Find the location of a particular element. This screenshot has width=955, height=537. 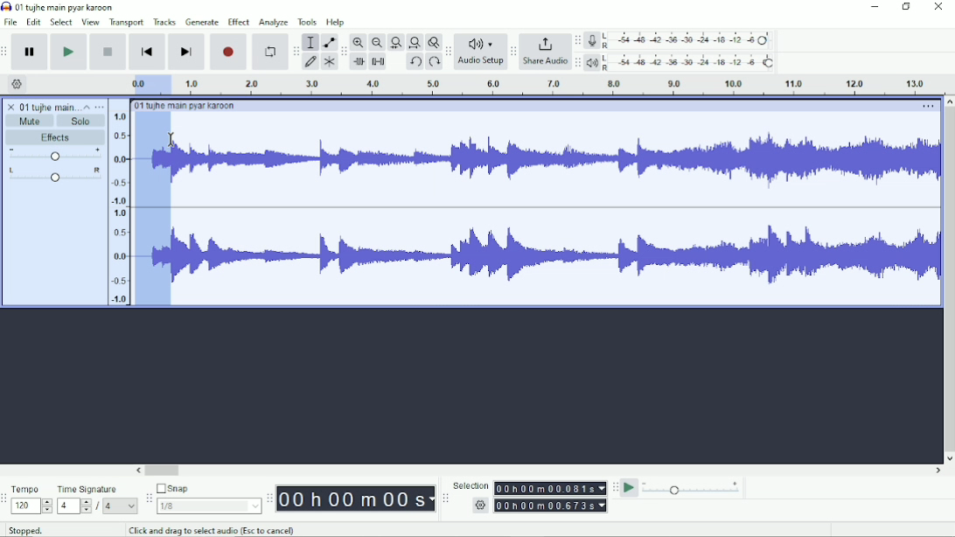

Pan is located at coordinates (54, 176).